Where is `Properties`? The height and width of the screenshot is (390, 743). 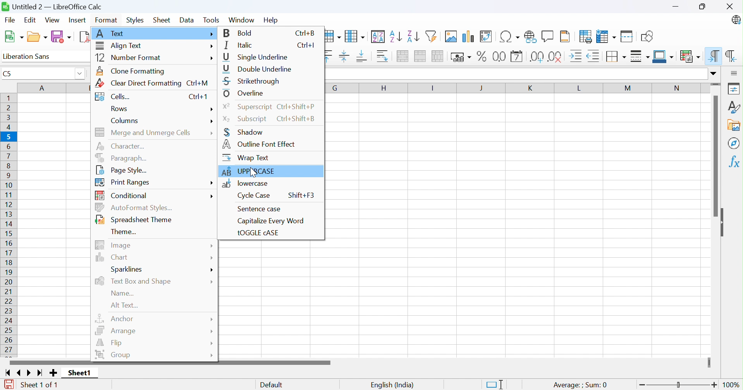
Properties is located at coordinates (734, 89).